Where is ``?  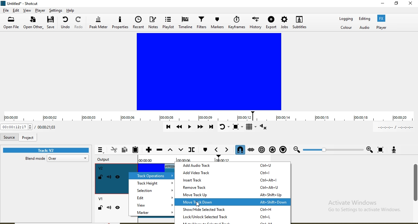
 is located at coordinates (102, 150).